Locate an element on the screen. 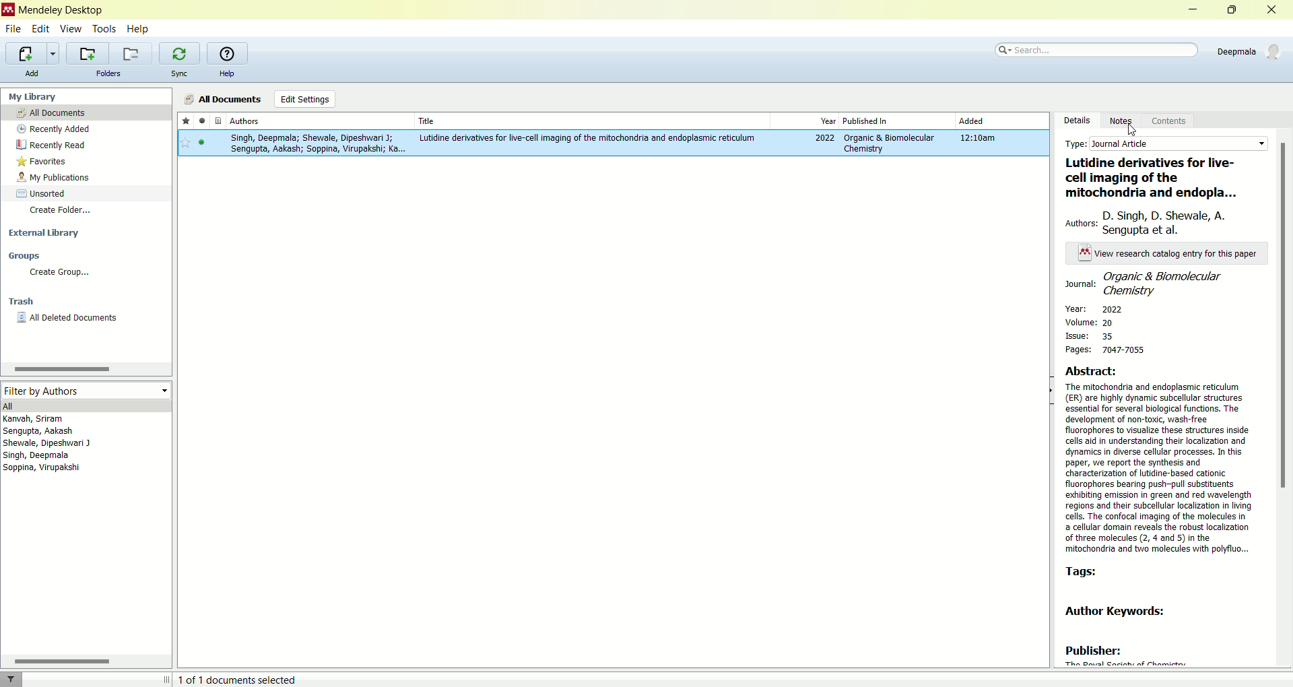 The height and width of the screenshot is (687, 1293). notes is located at coordinates (1121, 120).